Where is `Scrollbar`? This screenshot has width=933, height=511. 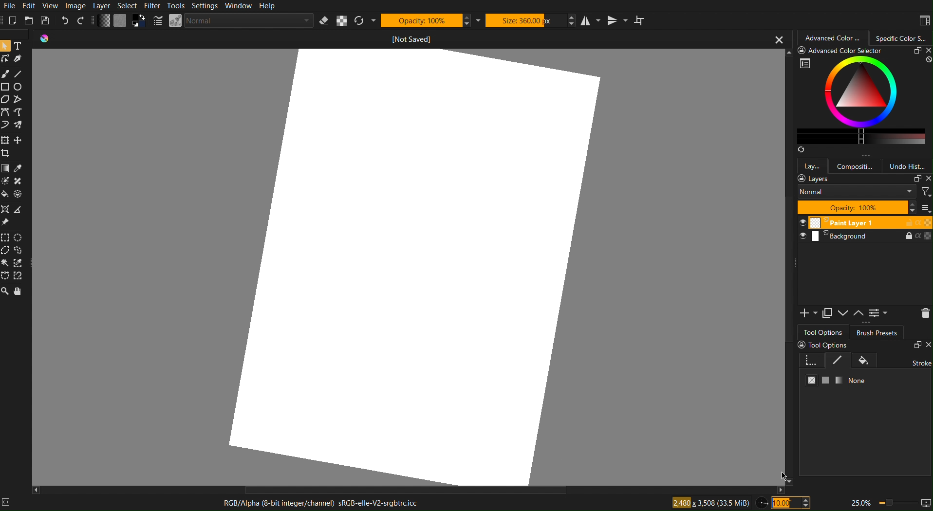
Scrollbar is located at coordinates (411, 491).